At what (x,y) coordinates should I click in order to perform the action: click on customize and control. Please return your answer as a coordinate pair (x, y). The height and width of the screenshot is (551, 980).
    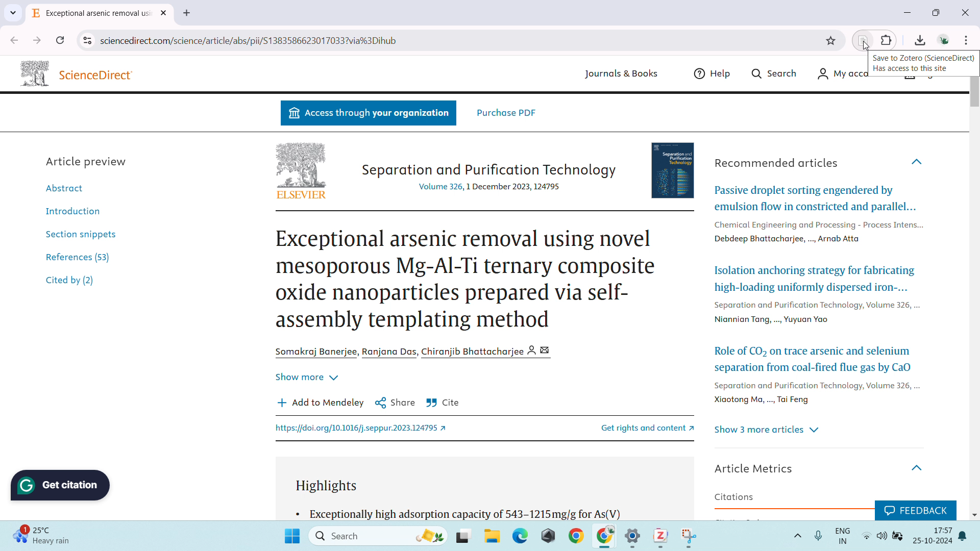
    Looking at the image, I should click on (967, 40).